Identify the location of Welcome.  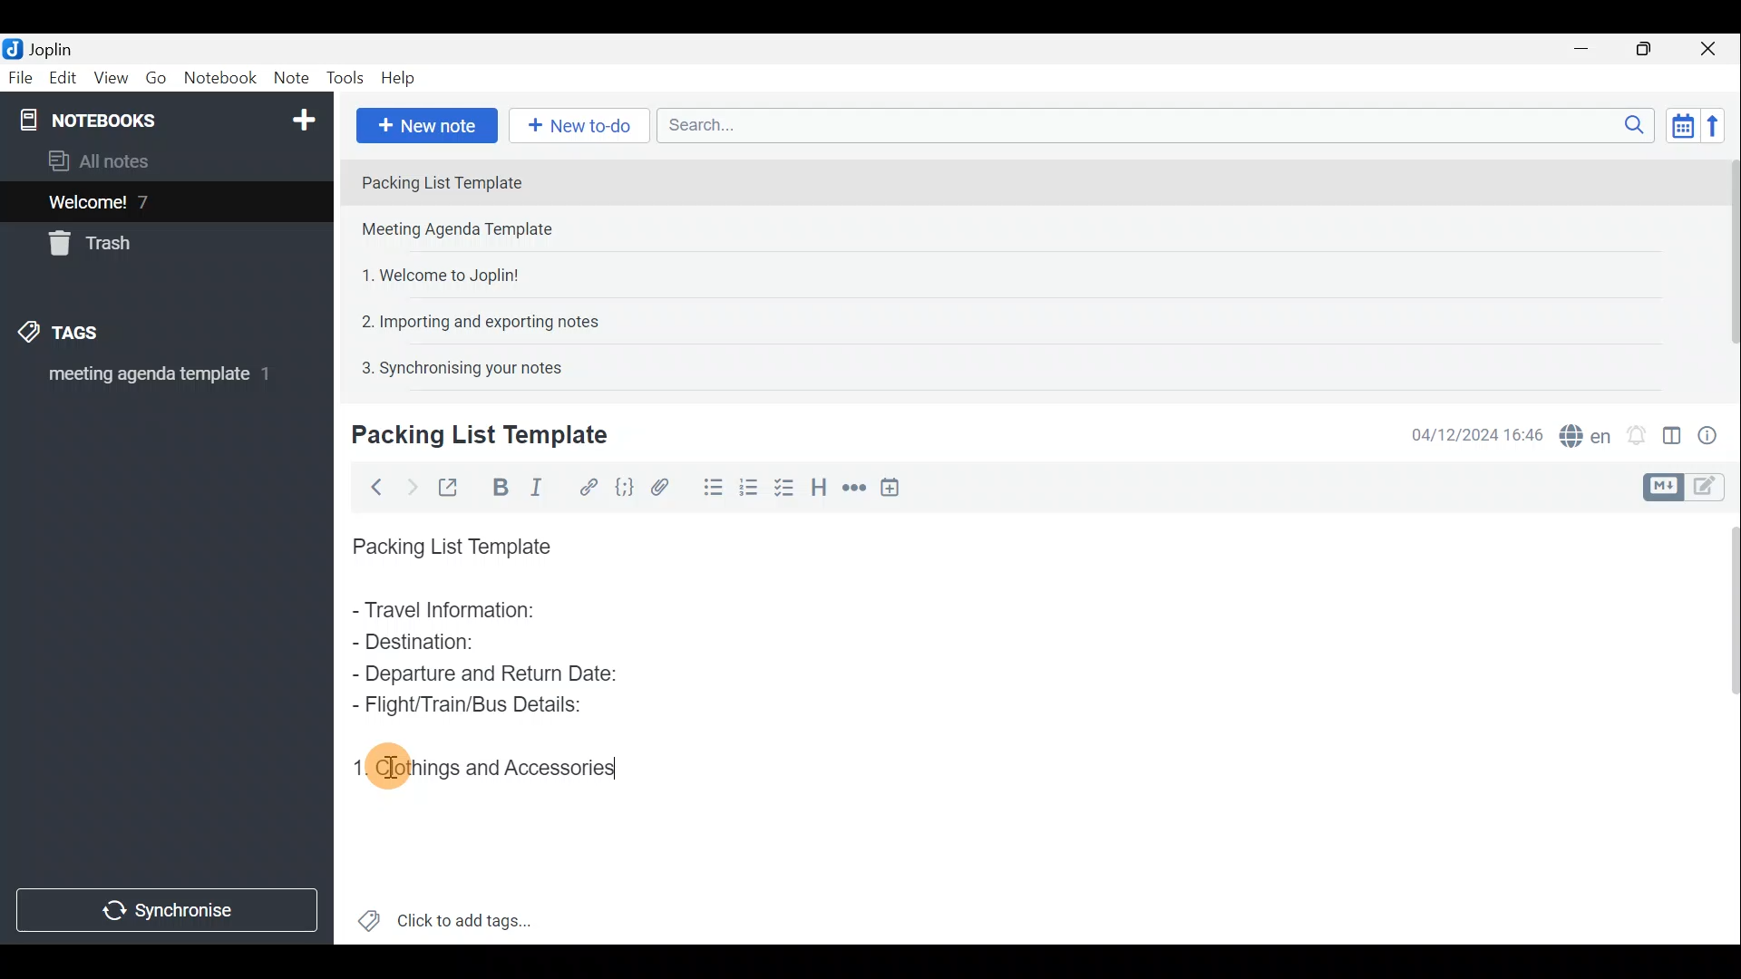
(139, 201).